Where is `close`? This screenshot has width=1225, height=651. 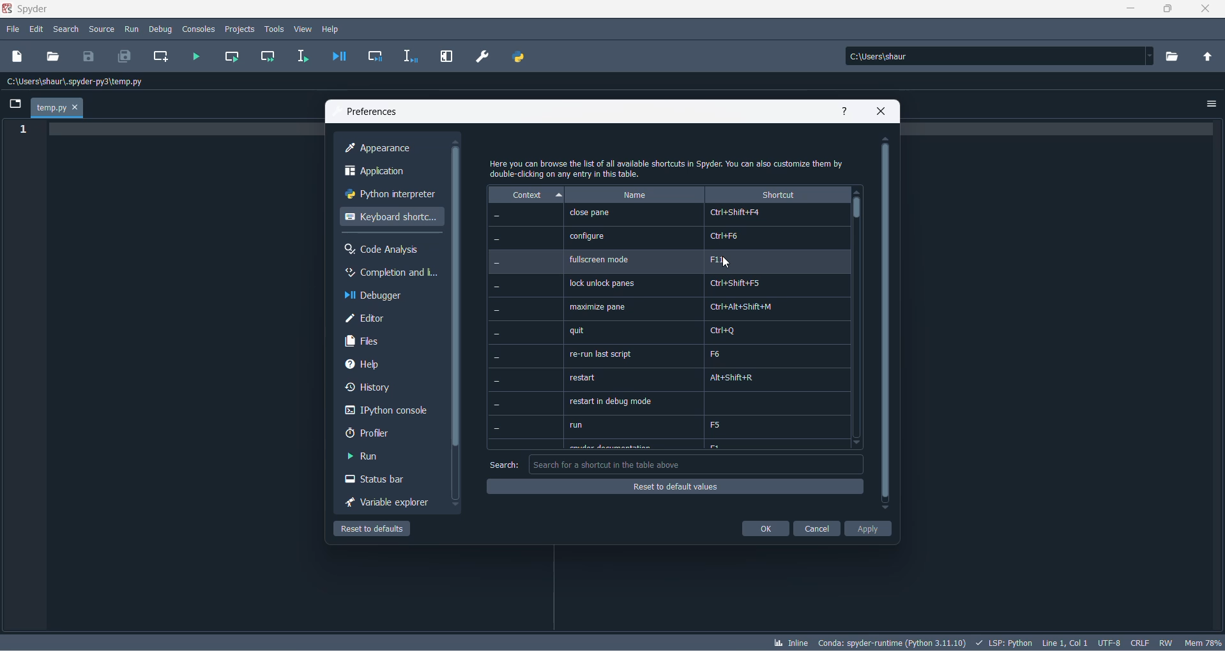
close is located at coordinates (883, 112).